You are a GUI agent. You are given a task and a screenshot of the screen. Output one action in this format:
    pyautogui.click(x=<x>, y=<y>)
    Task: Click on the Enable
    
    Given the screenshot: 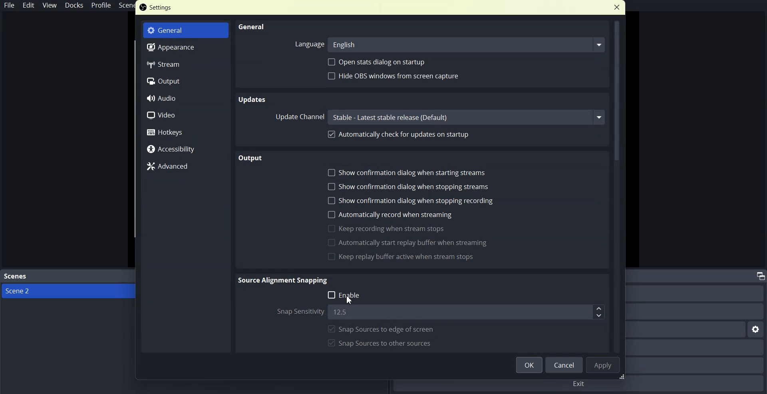 What is the action you would take?
    pyautogui.click(x=346, y=295)
    